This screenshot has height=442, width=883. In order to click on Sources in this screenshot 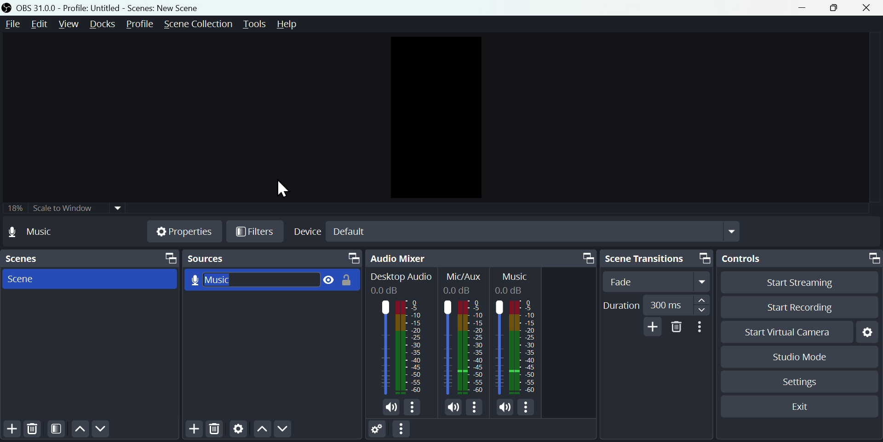, I will do `click(272, 259)`.